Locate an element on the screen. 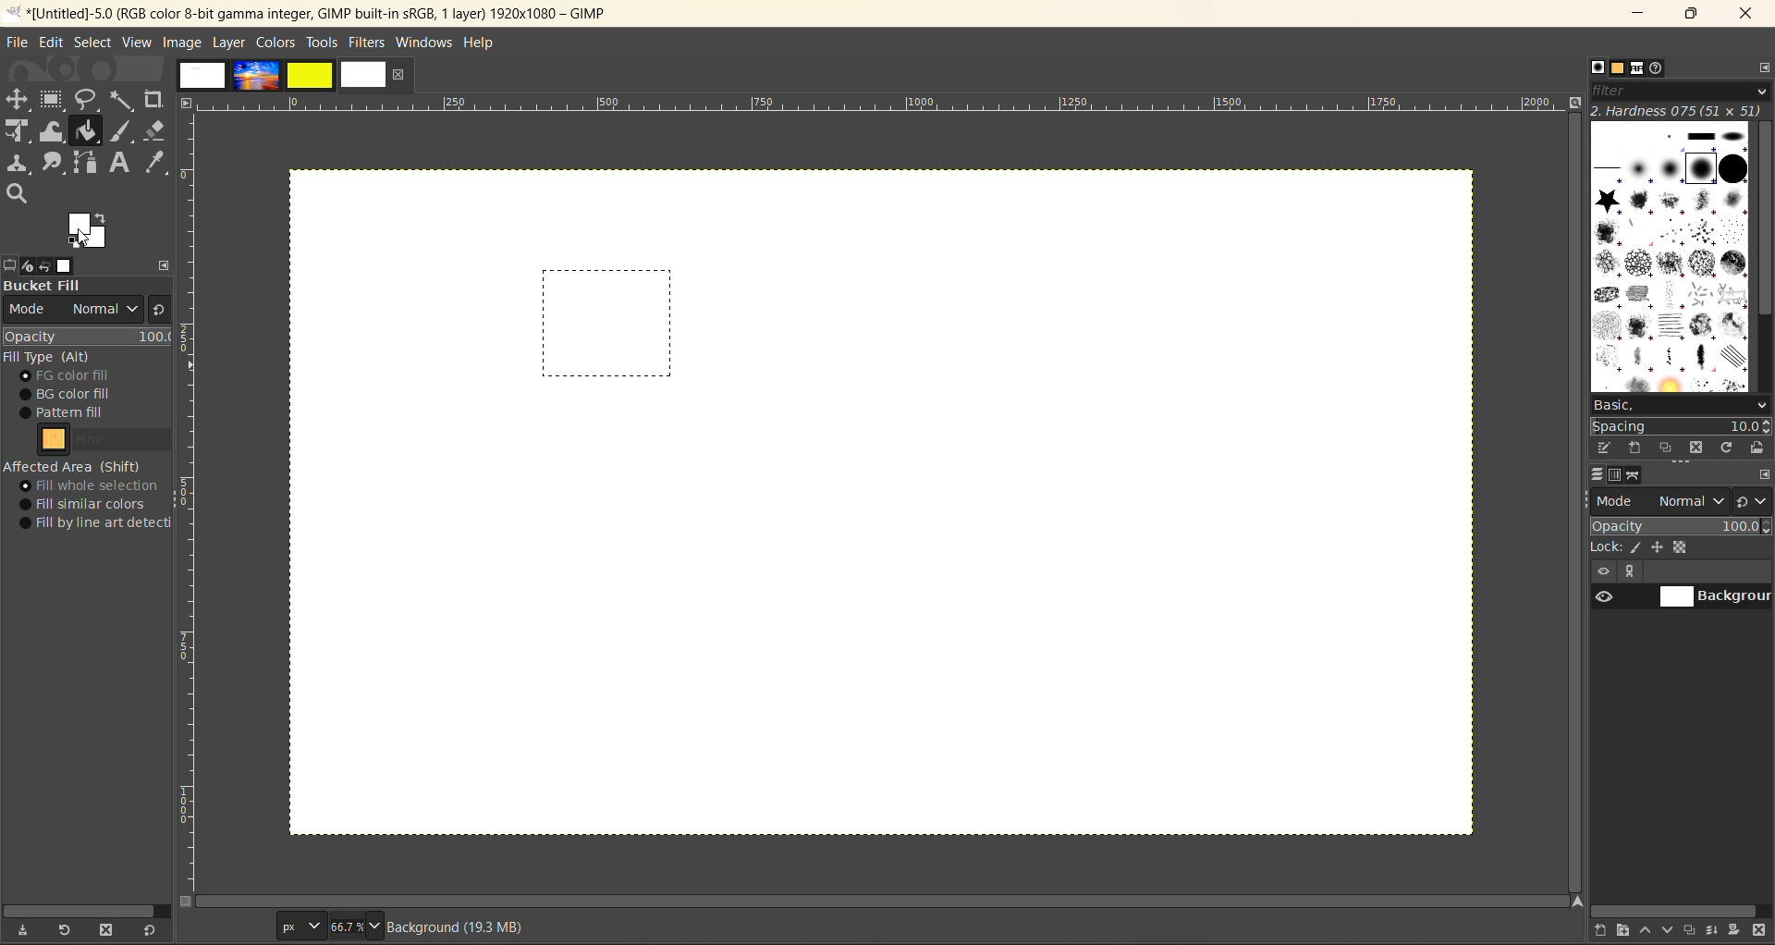 This screenshot has width=1775, height=945. create a new brush is located at coordinates (1637, 447).